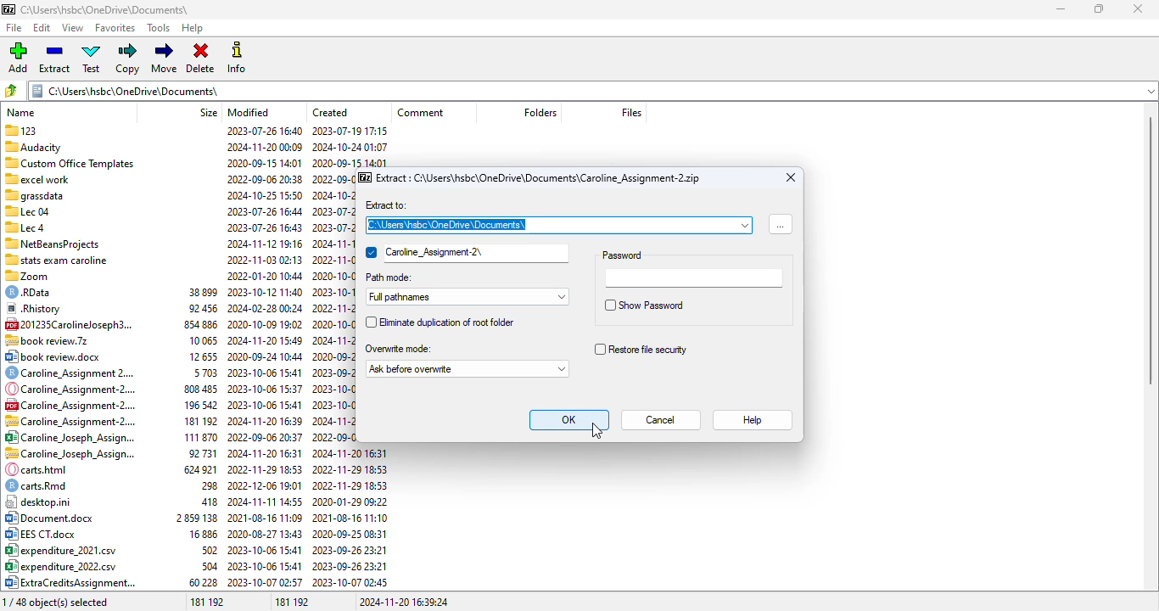 This screenshot has height=611, width=1159. What do you see at coordinates (129, 59) in the screenshot?
I see `copy` at bounding box center [129, 59].